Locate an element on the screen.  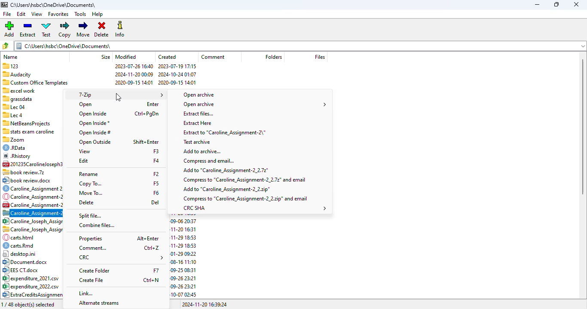
25 book review.7z 10065 2024-11-20 15:49 2024-11-20 15:49 is located at coordinates (33, 172).